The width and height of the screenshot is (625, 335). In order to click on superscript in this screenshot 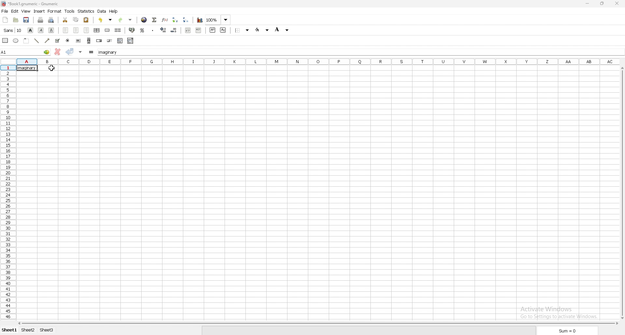, I will do `click(212, 30)`.